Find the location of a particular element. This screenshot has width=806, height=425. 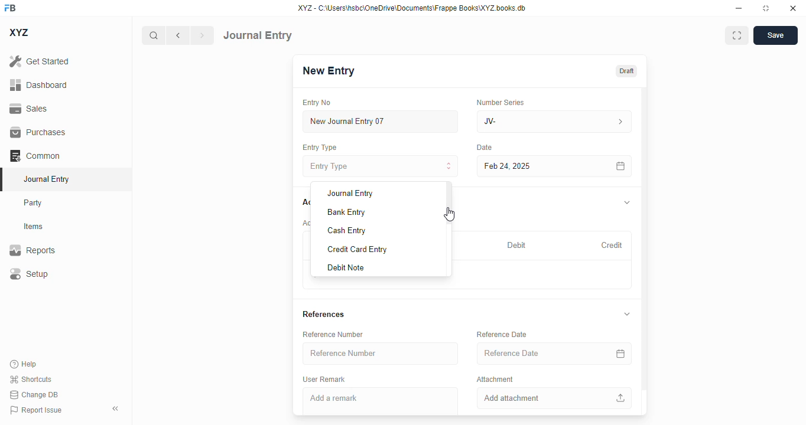

FB - logo is located at coordinates (10, 8).